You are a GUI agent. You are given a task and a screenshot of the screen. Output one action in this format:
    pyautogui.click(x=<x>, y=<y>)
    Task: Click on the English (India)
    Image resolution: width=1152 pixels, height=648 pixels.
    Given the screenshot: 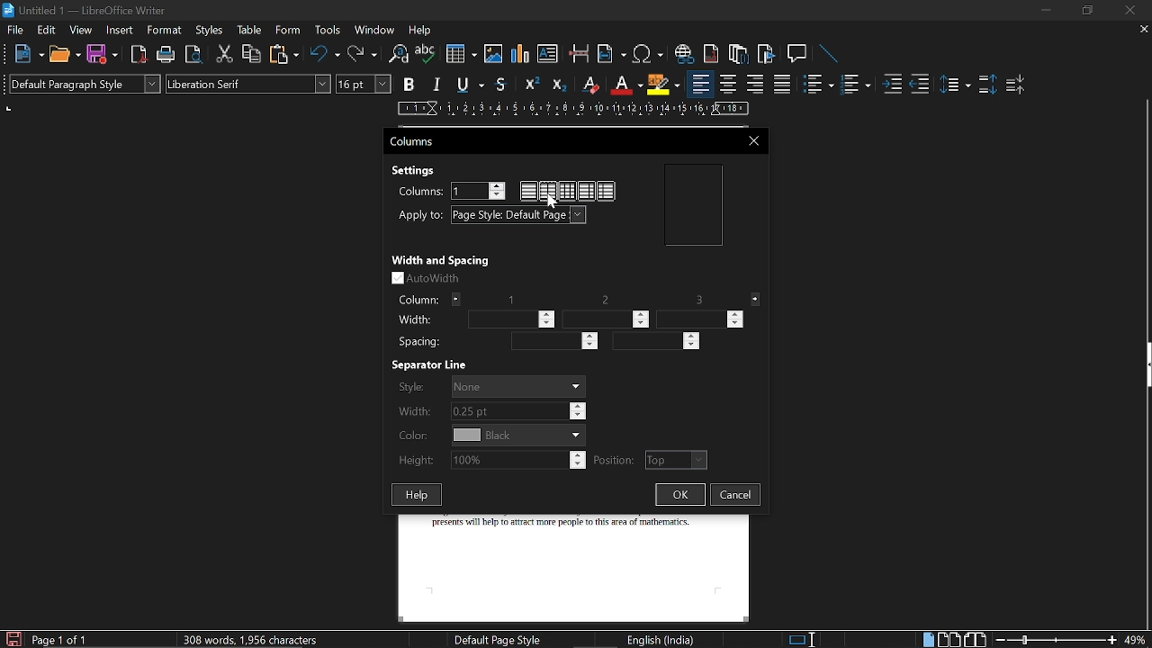 What is the action you would take?
    pyautogui.click(x=660, y=641)
    